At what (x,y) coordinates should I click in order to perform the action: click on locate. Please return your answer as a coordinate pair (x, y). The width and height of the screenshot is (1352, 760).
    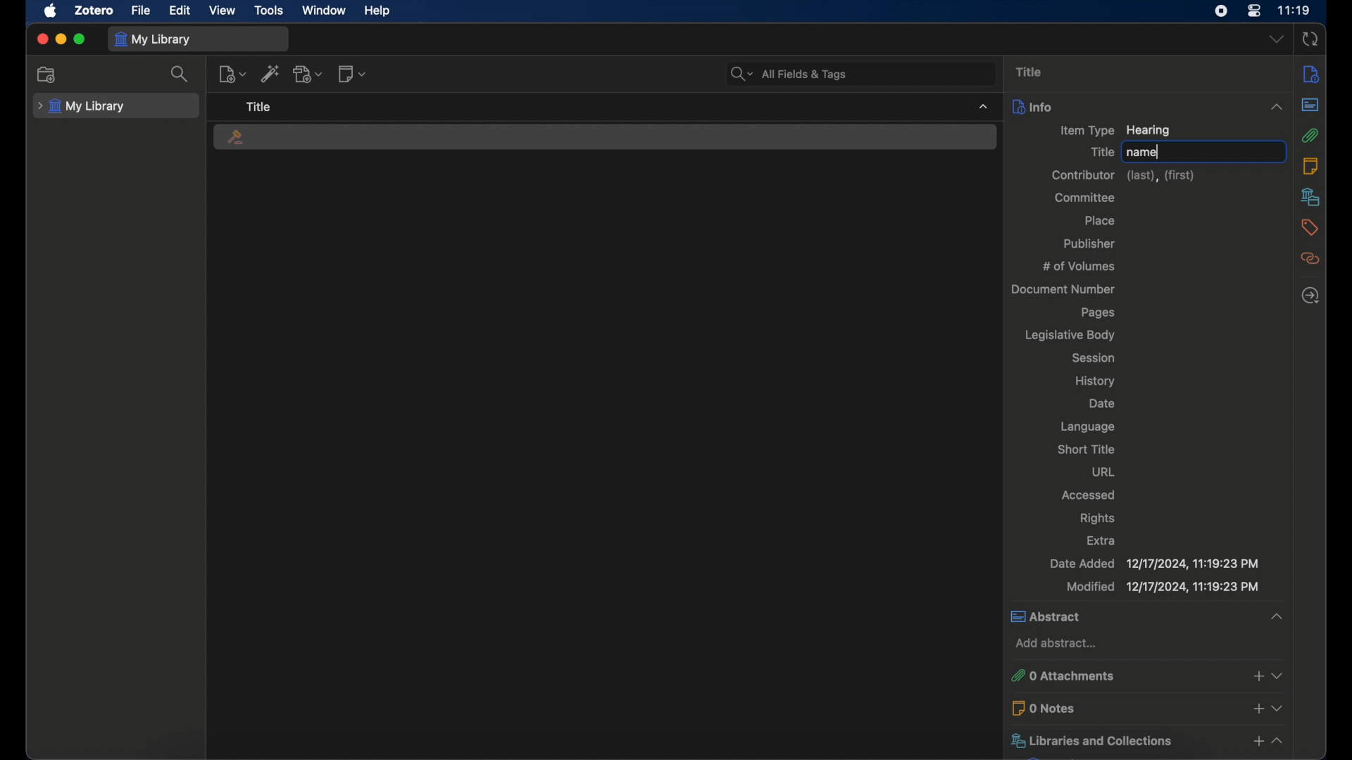
    Looking at the image, I should click on (1310, 295).